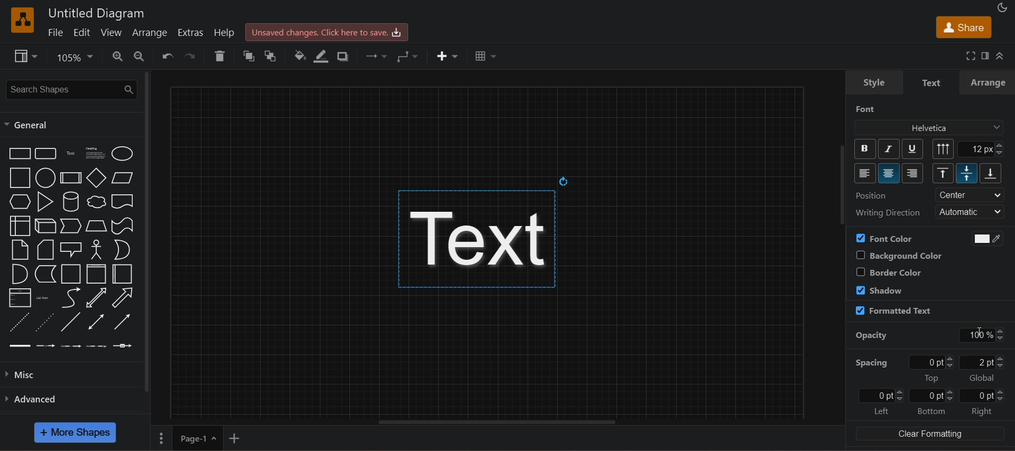 Image resolution: width=1015 pixels, height=451 pixels. I want to click on 12px, so click(982, 149).